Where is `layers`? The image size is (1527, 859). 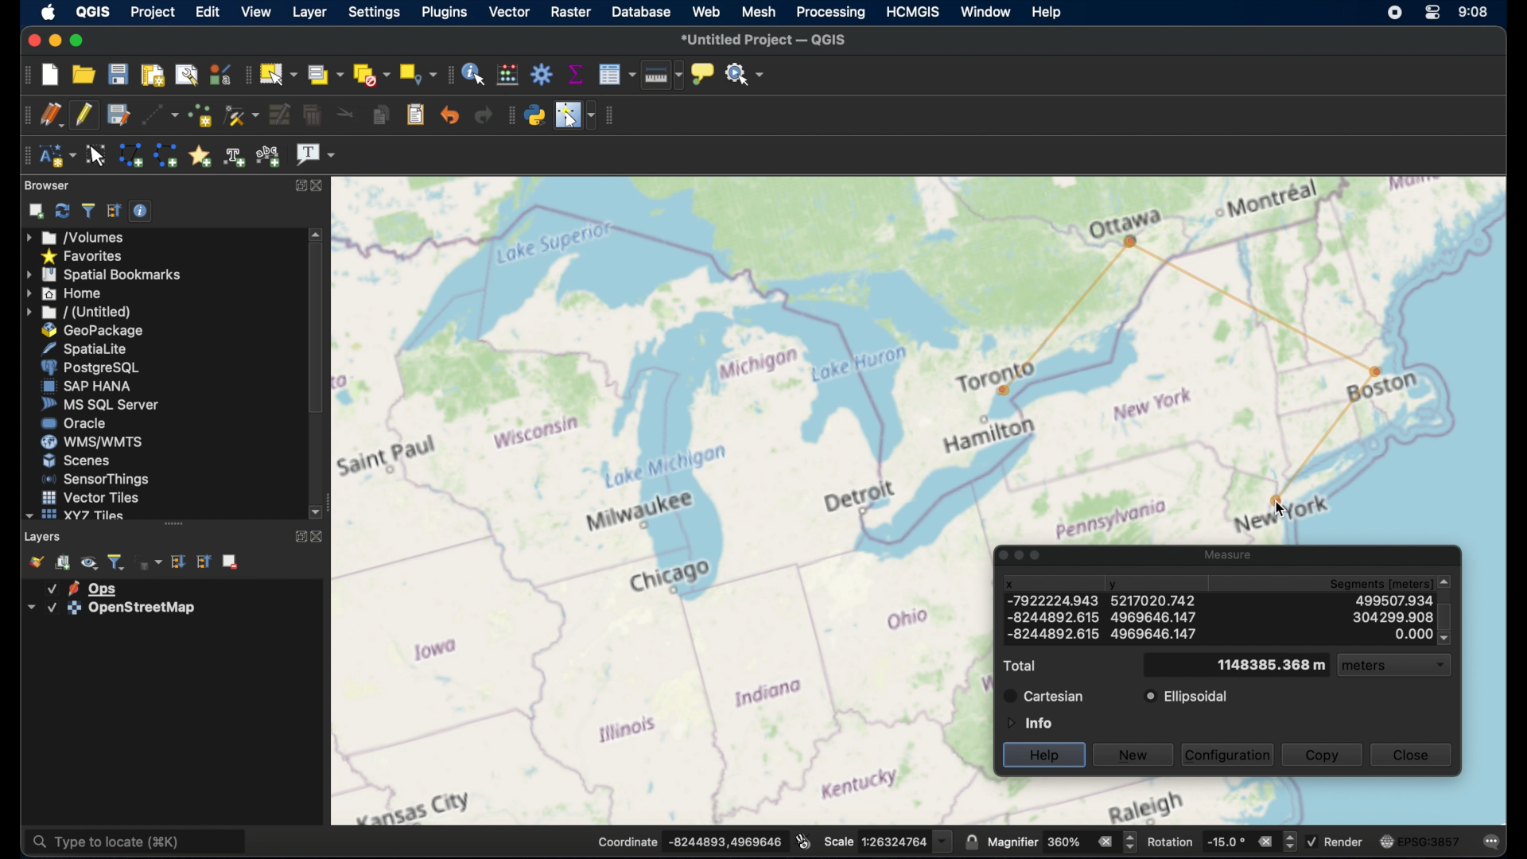
layers is located at coordinates (45, 536).